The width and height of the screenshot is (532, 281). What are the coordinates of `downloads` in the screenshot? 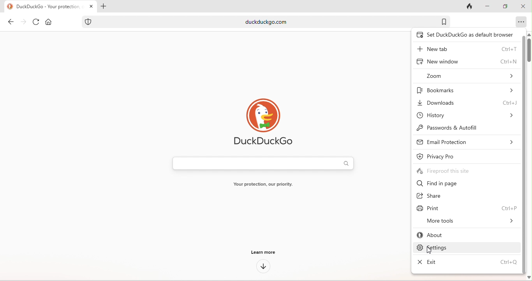 It's located at (468, 103).